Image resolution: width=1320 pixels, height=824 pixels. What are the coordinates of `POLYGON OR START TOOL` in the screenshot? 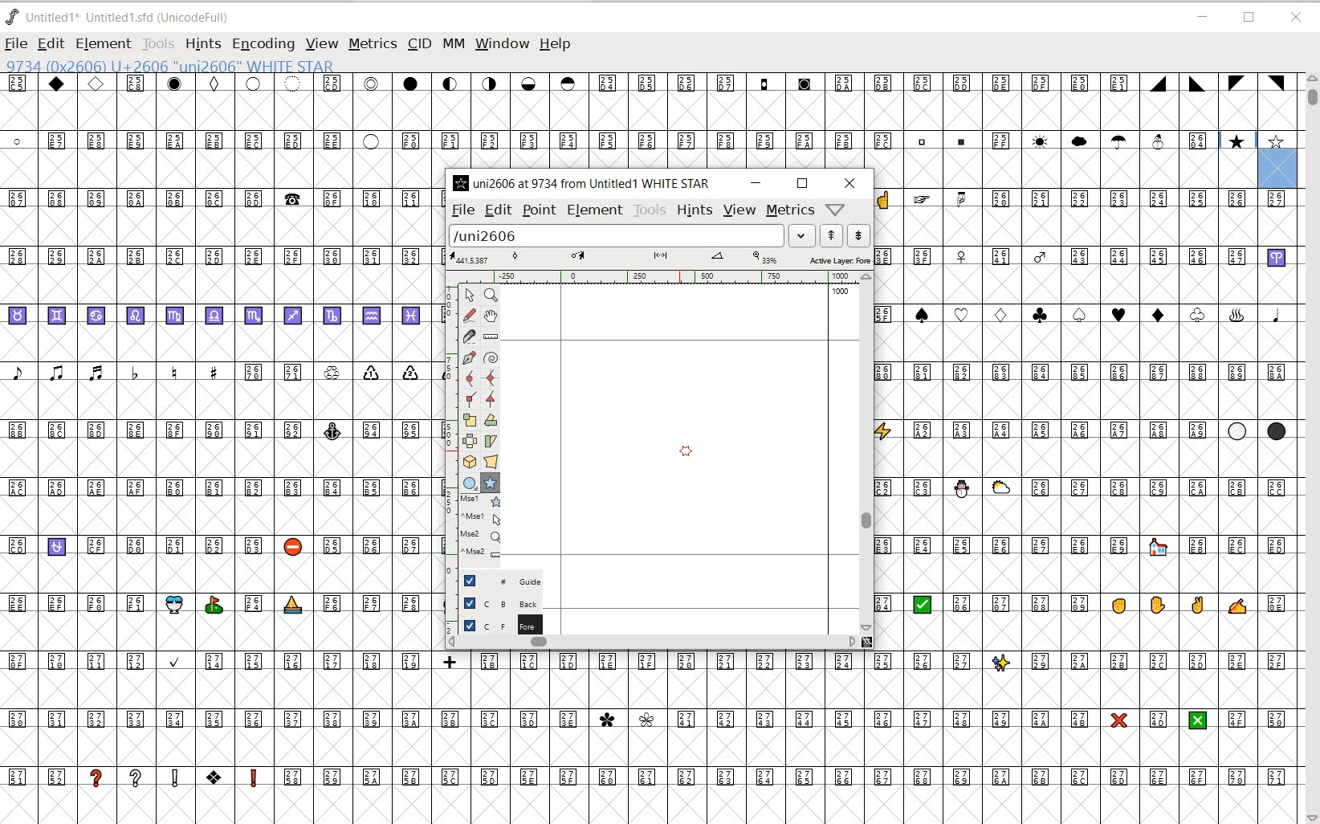 It's located at (686, 453).